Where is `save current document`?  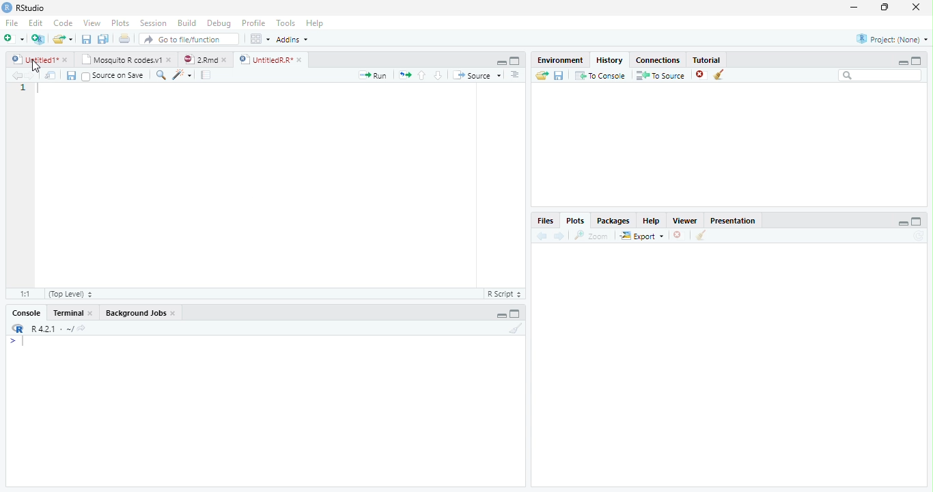 save current document is located at coordinates (85, 39).